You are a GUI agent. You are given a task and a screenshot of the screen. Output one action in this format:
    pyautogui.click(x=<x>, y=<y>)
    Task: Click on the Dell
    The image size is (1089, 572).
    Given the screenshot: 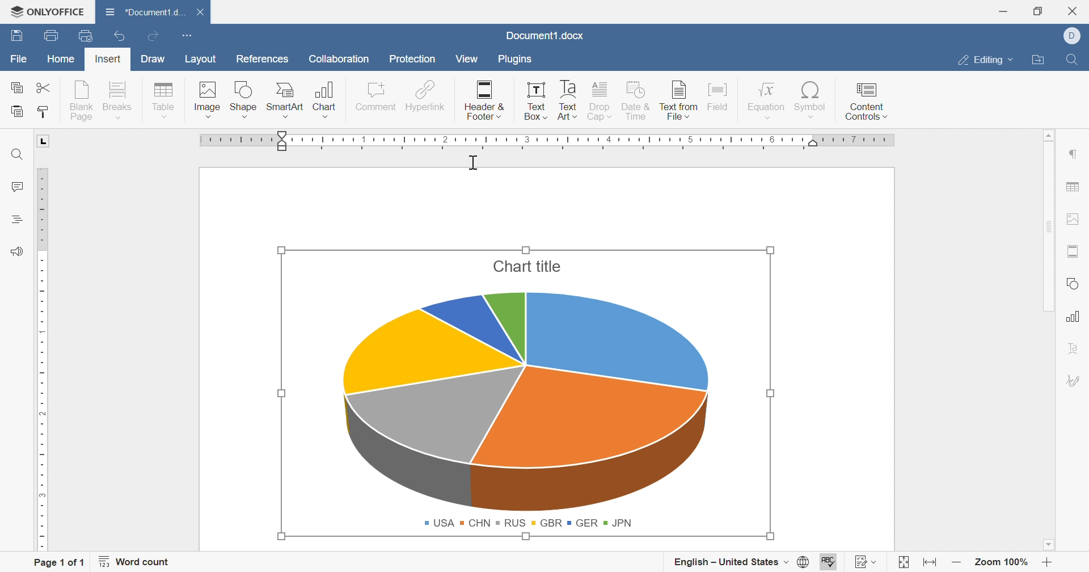 What is the action you would take?
    pyautogui.click(x=1071, y=35)
    